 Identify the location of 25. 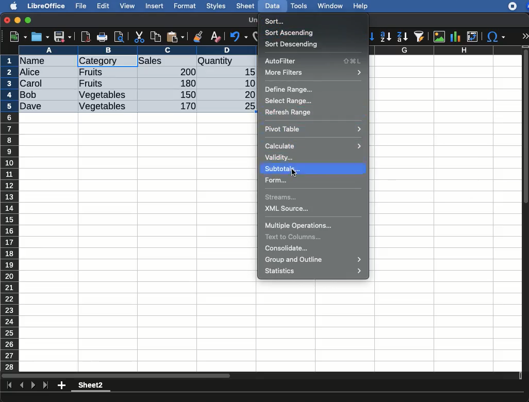
(246, 105).